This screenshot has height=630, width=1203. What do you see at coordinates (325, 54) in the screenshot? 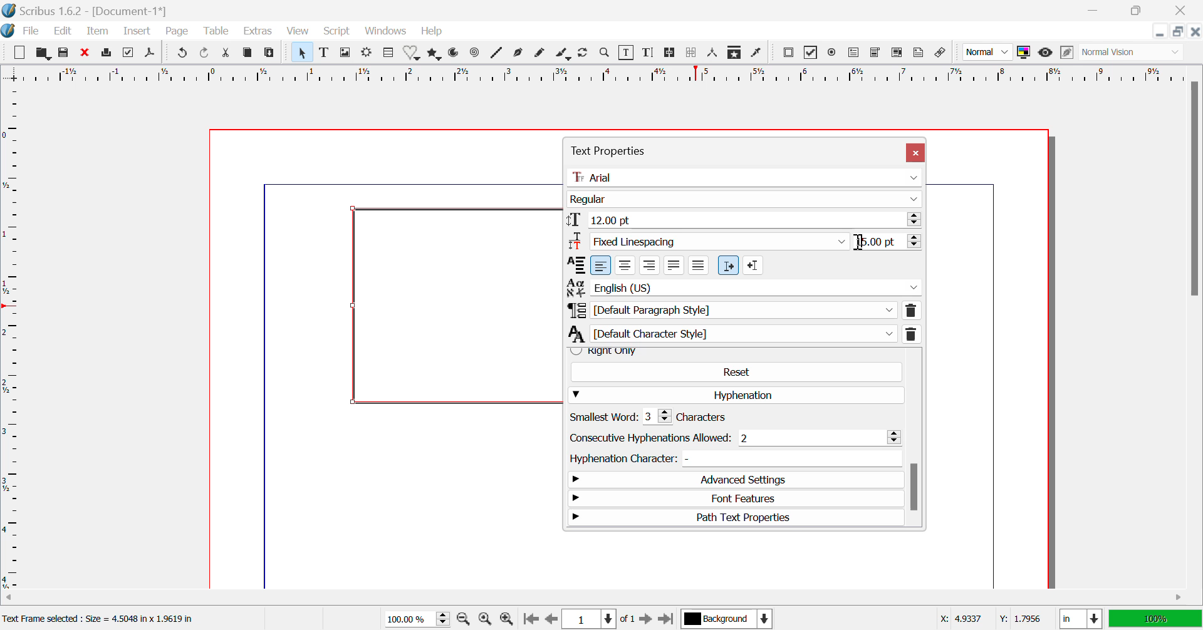
I see `Text Frame` at bounding box center [325, 54].